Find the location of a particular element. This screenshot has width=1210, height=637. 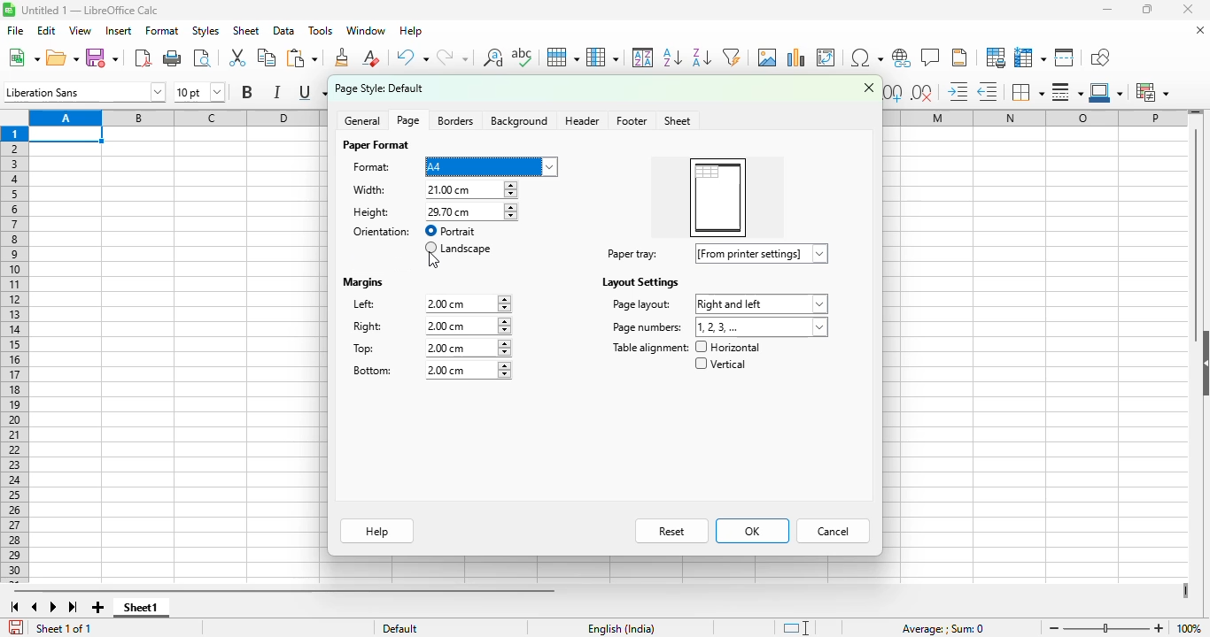

bold is located at coordinates (247, 91).